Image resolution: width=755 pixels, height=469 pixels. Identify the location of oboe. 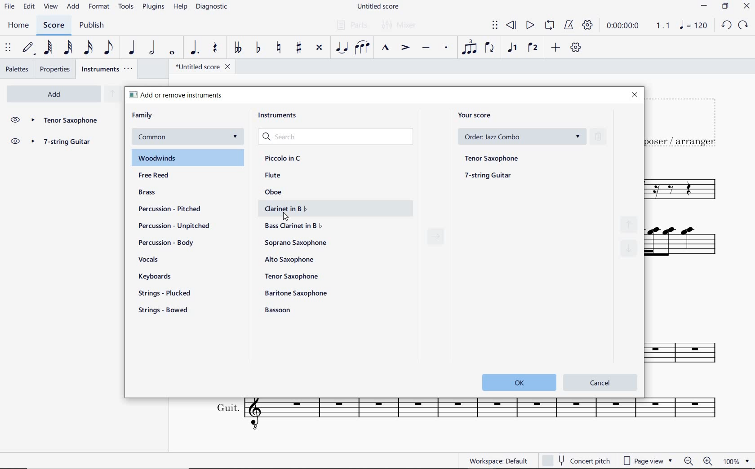
(275, 192).